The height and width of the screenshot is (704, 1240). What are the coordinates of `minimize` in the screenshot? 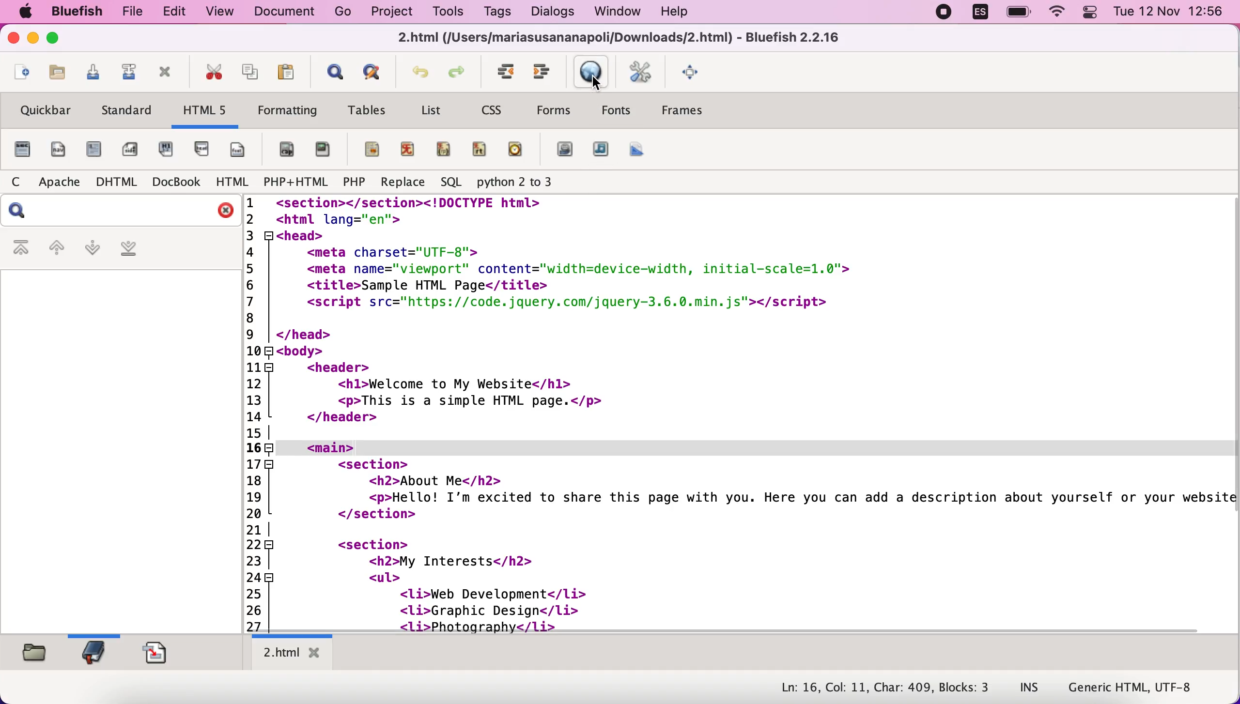 It's located at (33, 39).